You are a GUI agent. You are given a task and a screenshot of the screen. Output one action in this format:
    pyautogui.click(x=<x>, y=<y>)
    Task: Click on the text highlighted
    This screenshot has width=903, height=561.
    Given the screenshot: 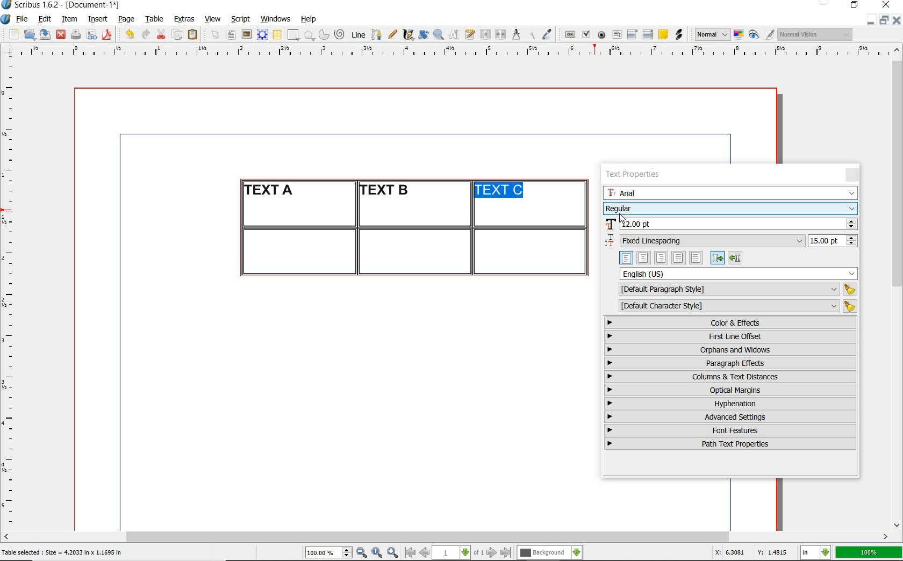 What is the action you would take?
    pyautogui.click(x=500, y=191)
    